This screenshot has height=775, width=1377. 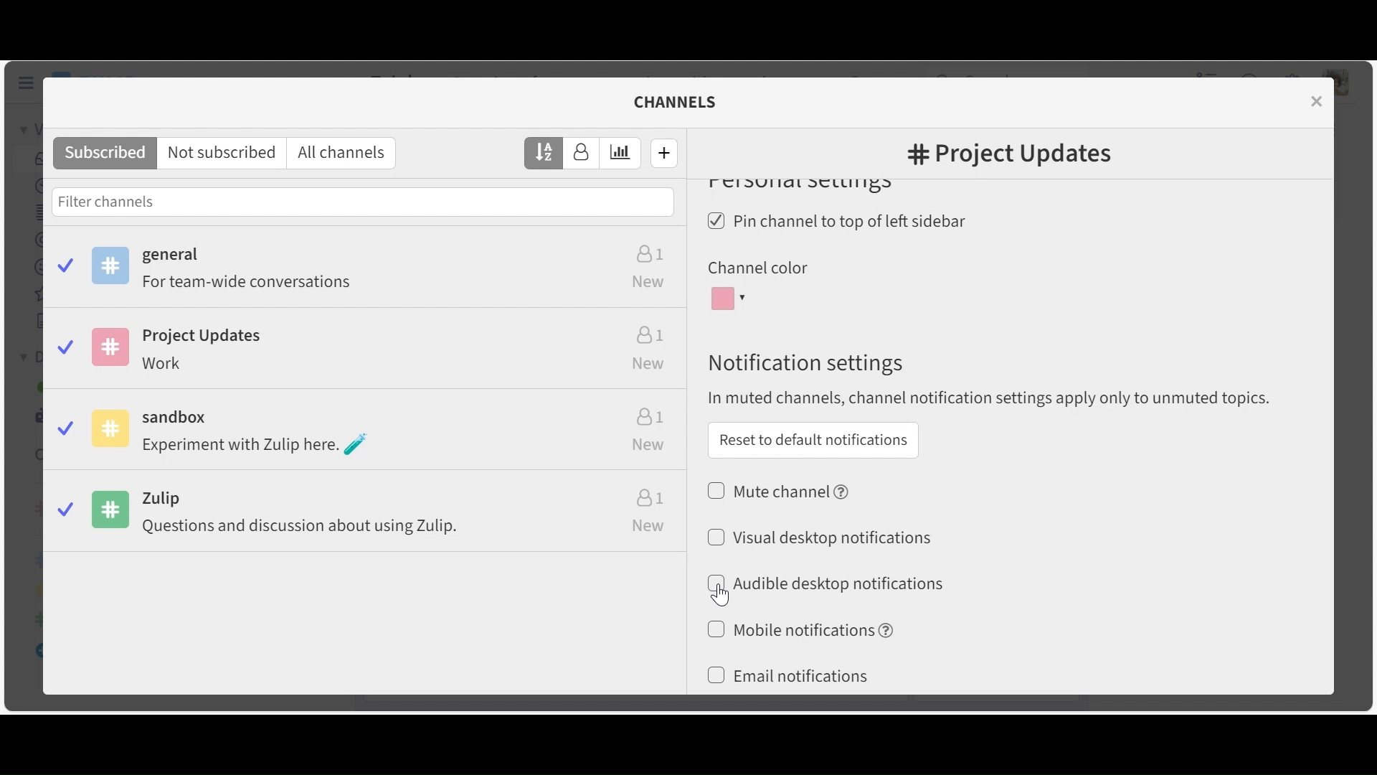 I want to click on Sort by name, so click(x=544, y=152).